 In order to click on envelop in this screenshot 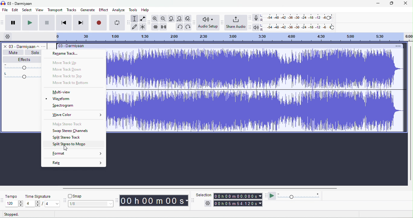, I will do `click(144, 19)`.